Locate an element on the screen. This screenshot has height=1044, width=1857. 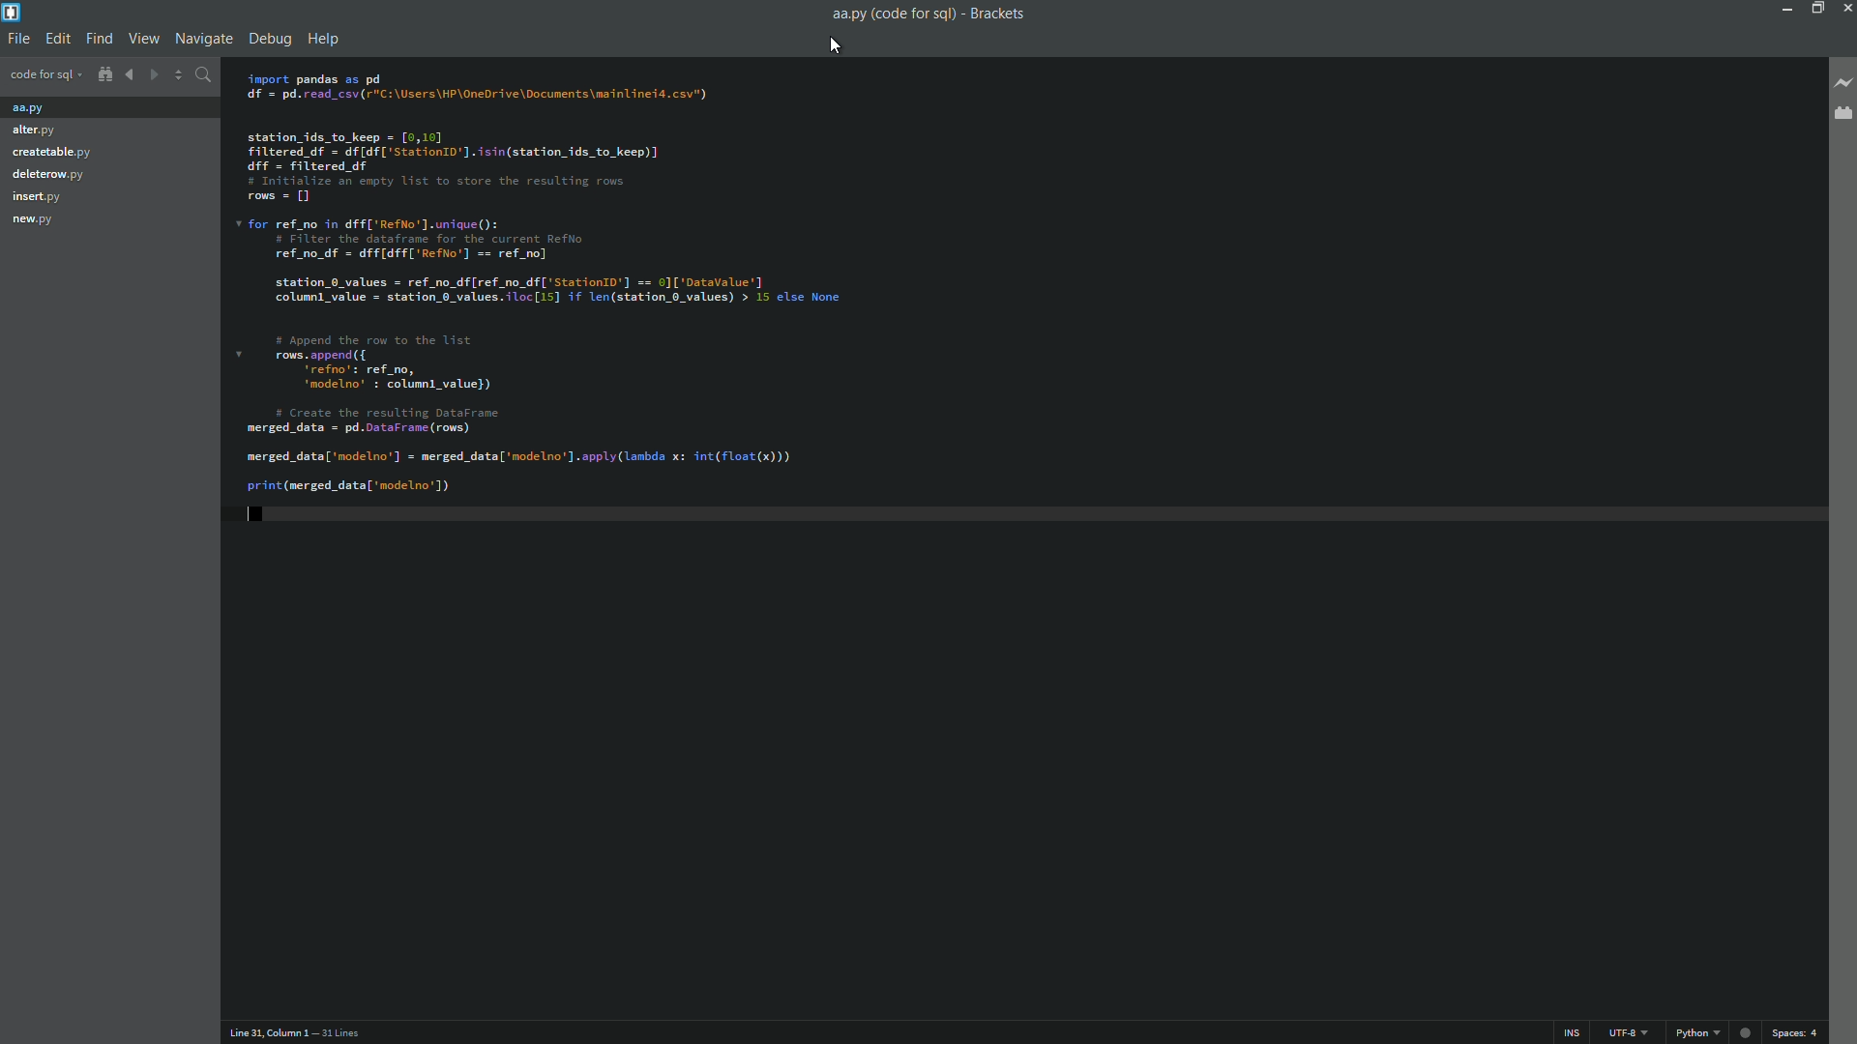
file menu is located at coordinates (18, 37).